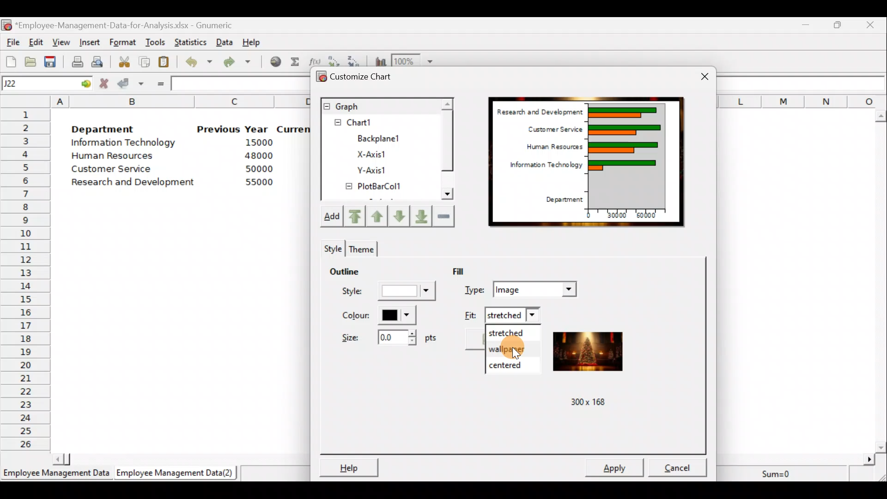 The height and width of the screenshot is (499, 887). What do you see at coordinates (627, 155) in the screenshot?
I see `Chart Preview` at bounding box center [627, 155].